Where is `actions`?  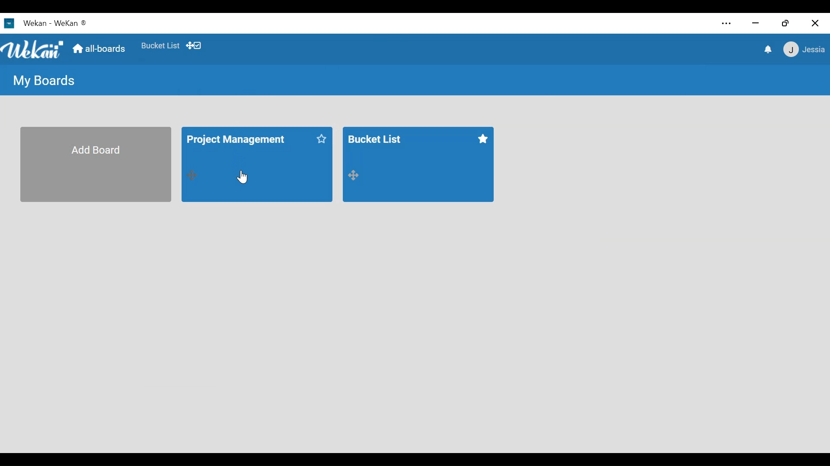 actions is located at coordinates (192, 175).